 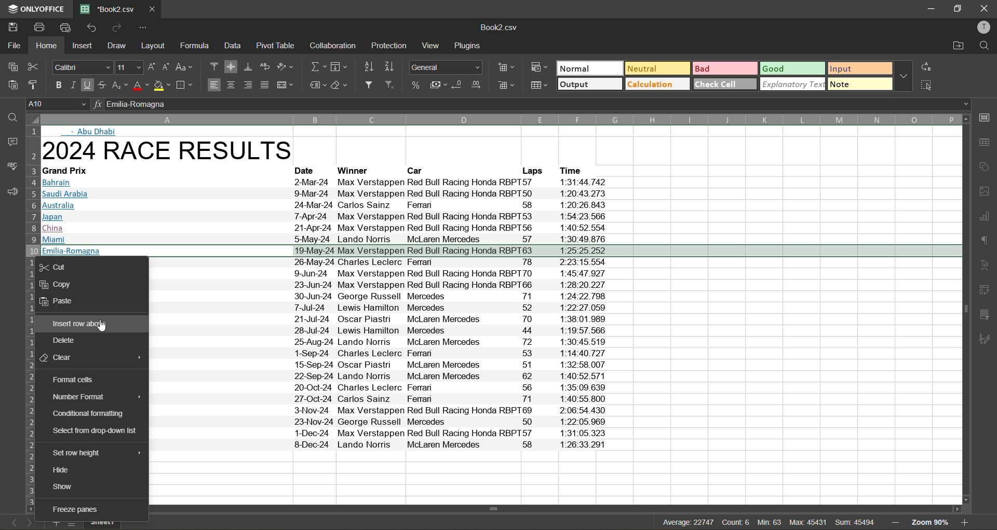 What do you see at coordinates (658, 83) in the screenshot?
I see `calculation` at bounding box center [658, 83].